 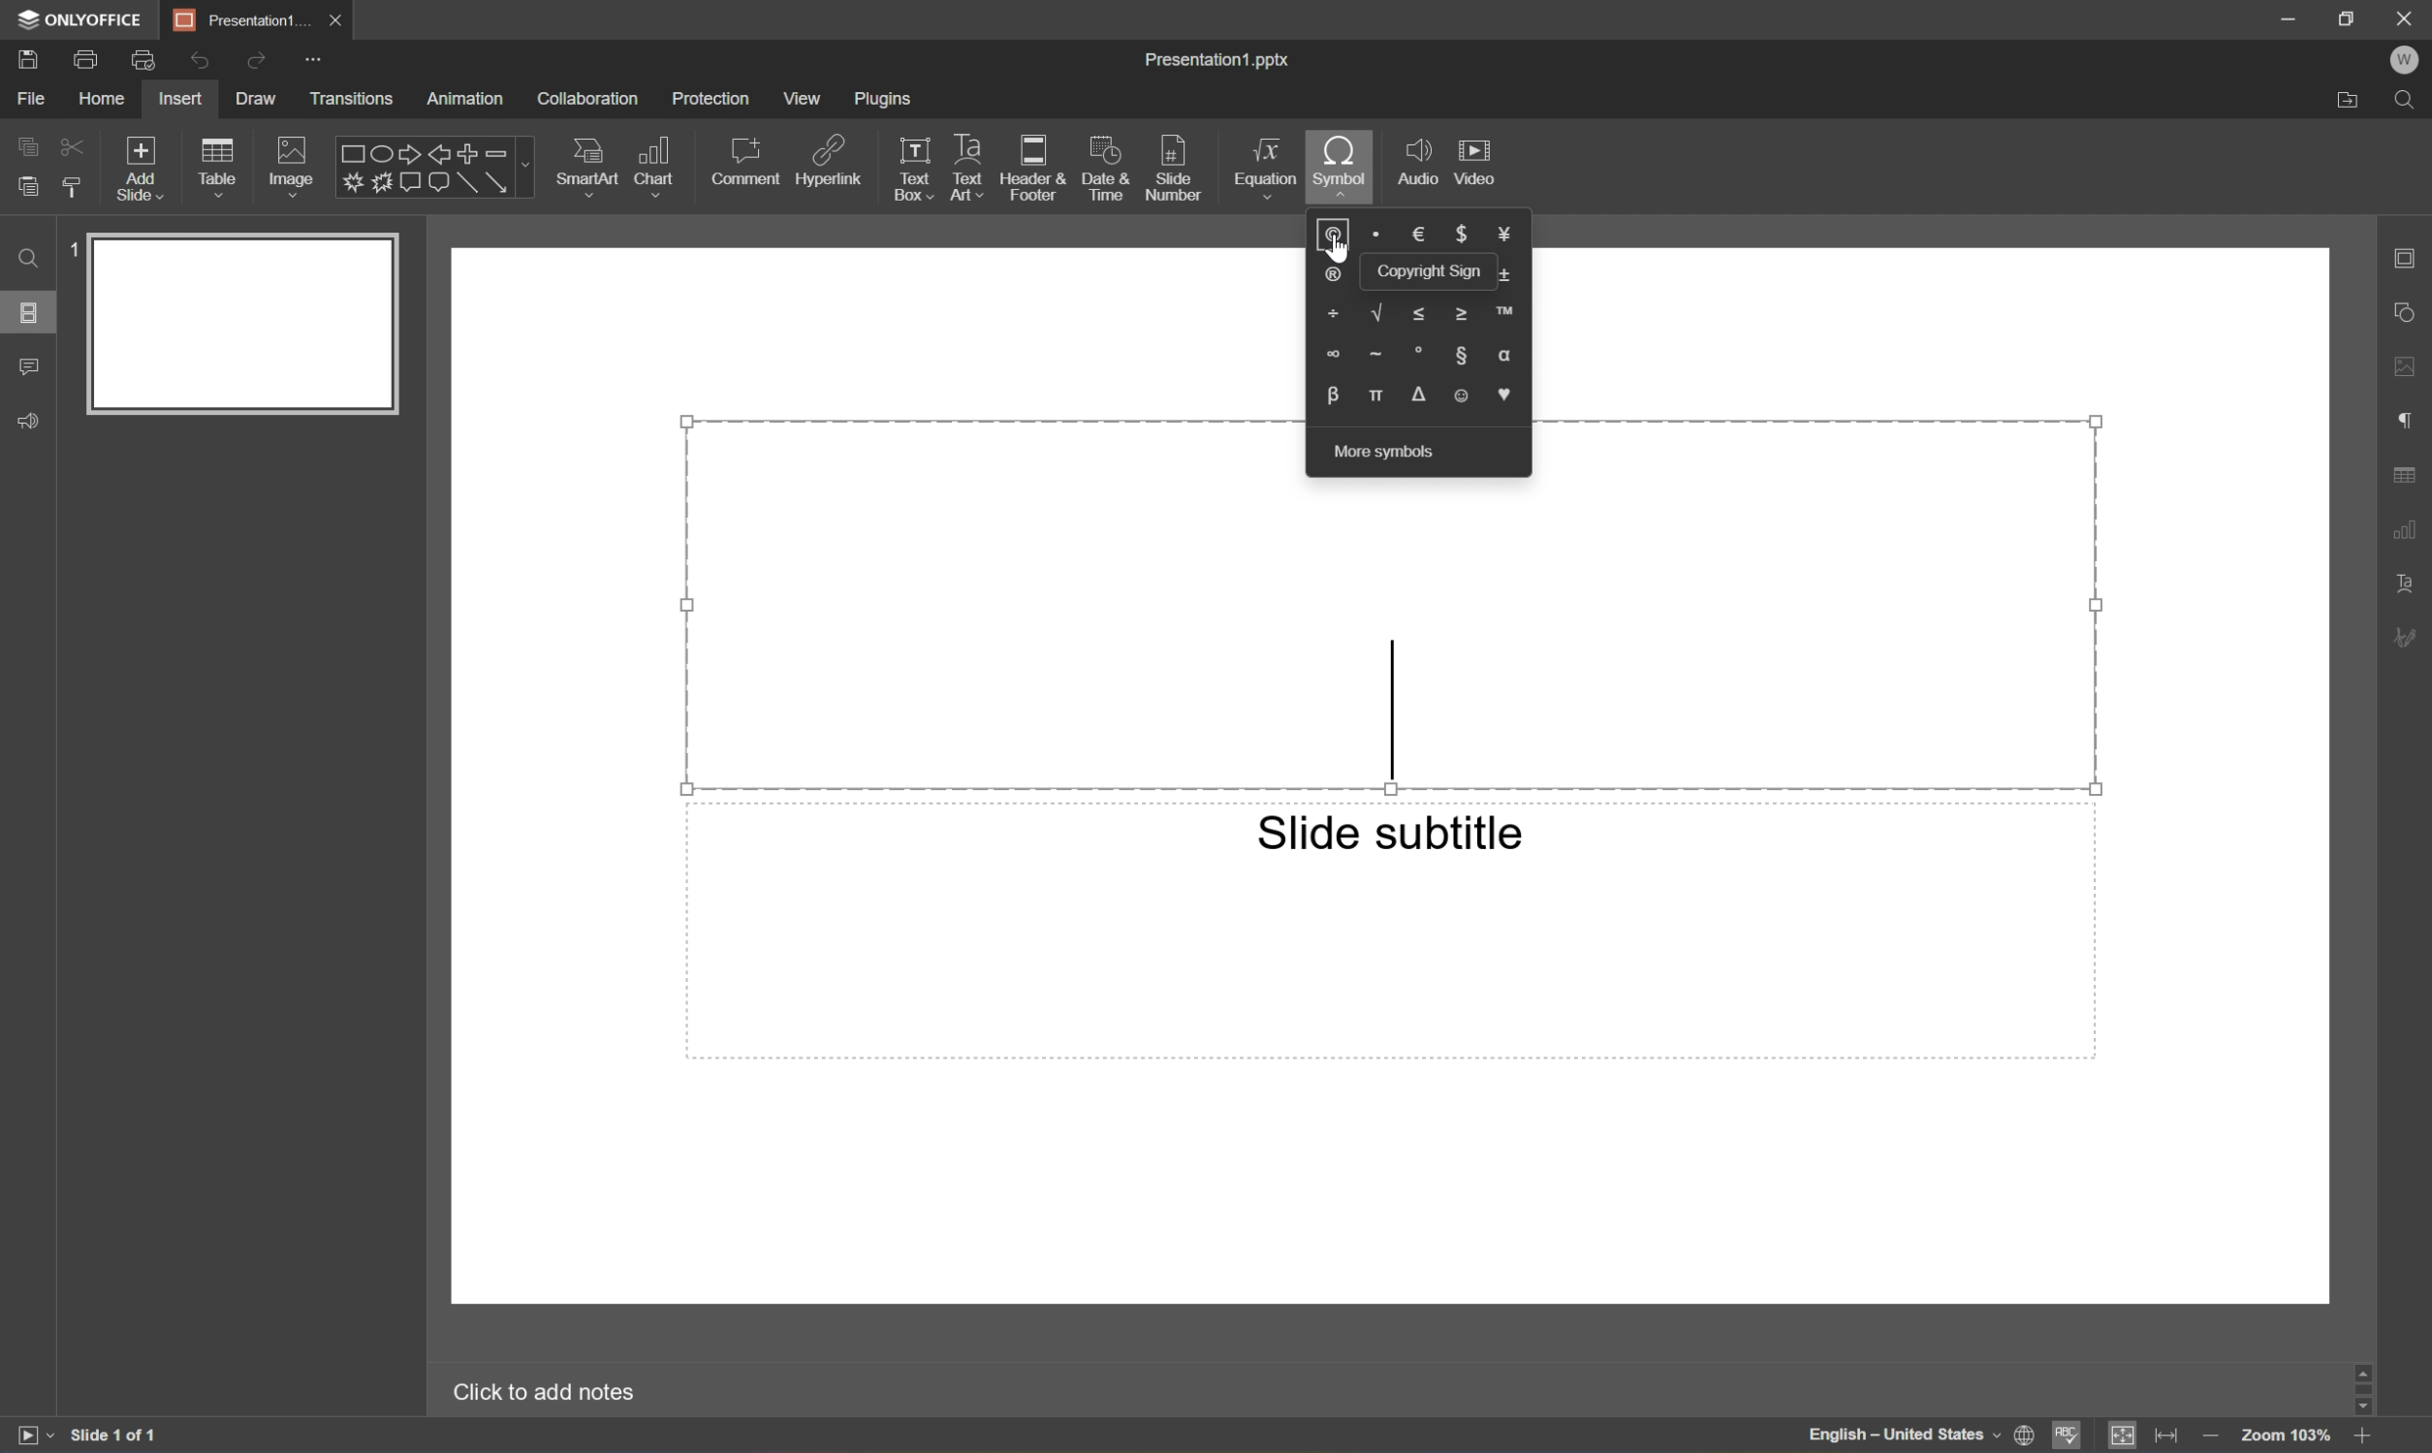 What do you see at coordinates (2350, 99) in the screenshot?
I see `Open file location` at bounding box center [2350, 99].